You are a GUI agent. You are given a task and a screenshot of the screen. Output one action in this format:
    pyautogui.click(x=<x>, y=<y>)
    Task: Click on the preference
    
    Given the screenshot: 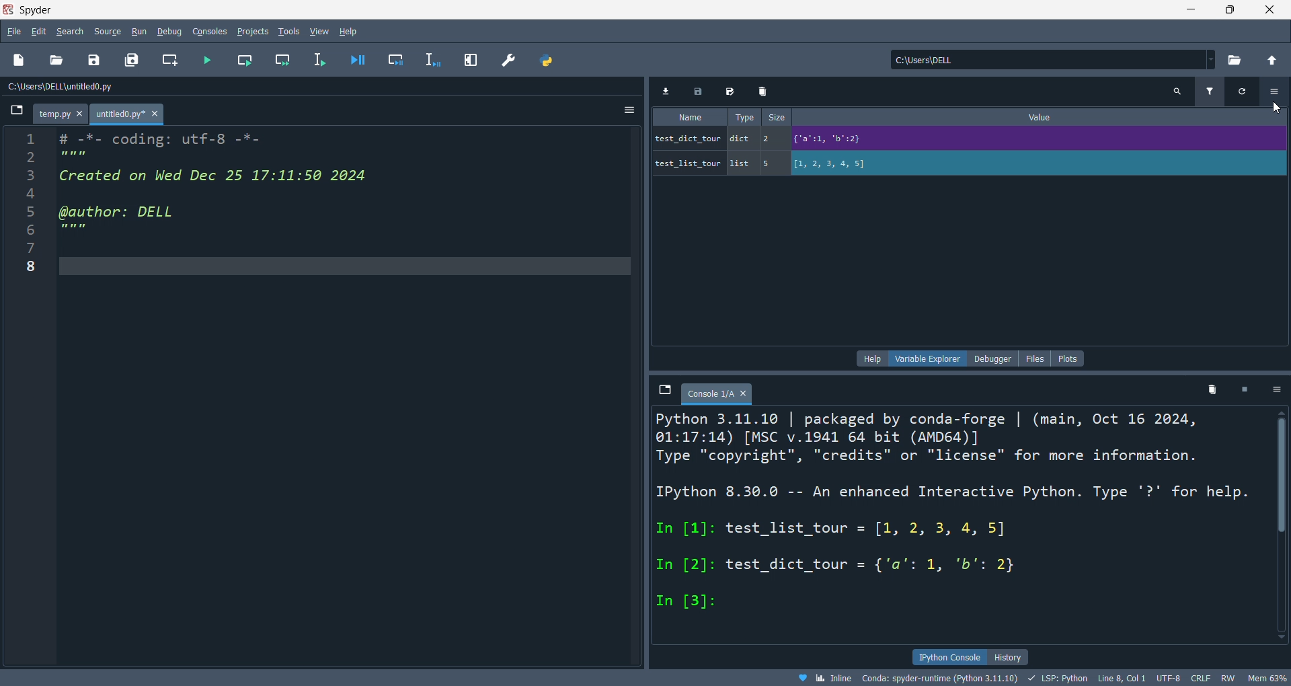 What is the action you would take?
    pyautogui.click(x=508, y=59)
    